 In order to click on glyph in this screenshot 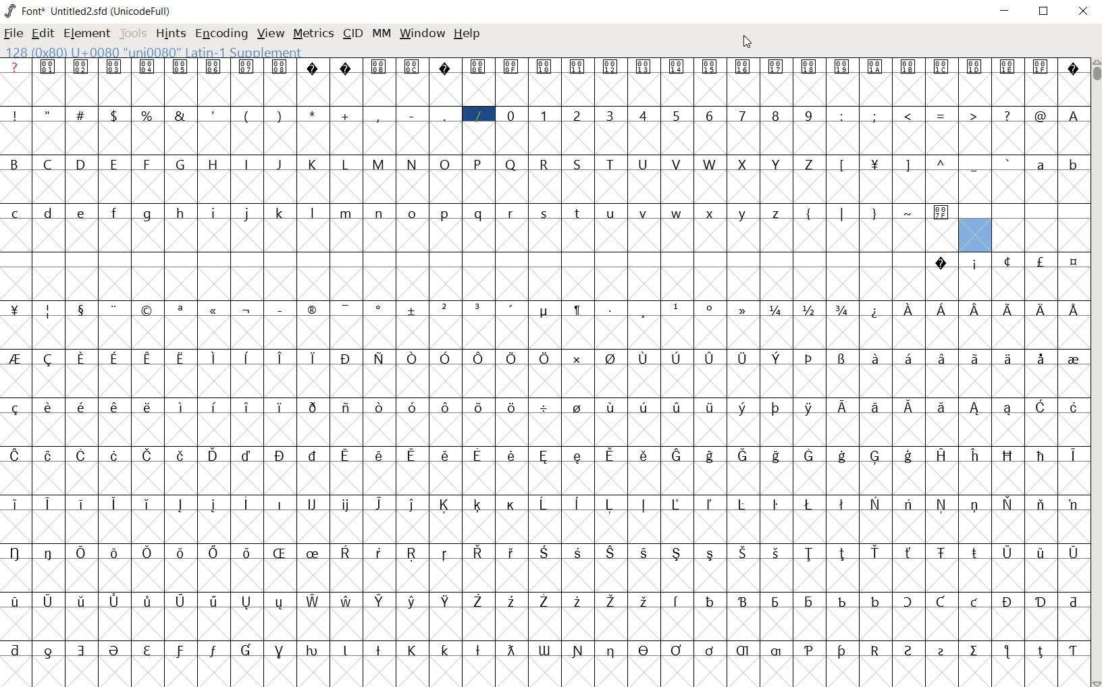, I will do `click(113, 213)`.